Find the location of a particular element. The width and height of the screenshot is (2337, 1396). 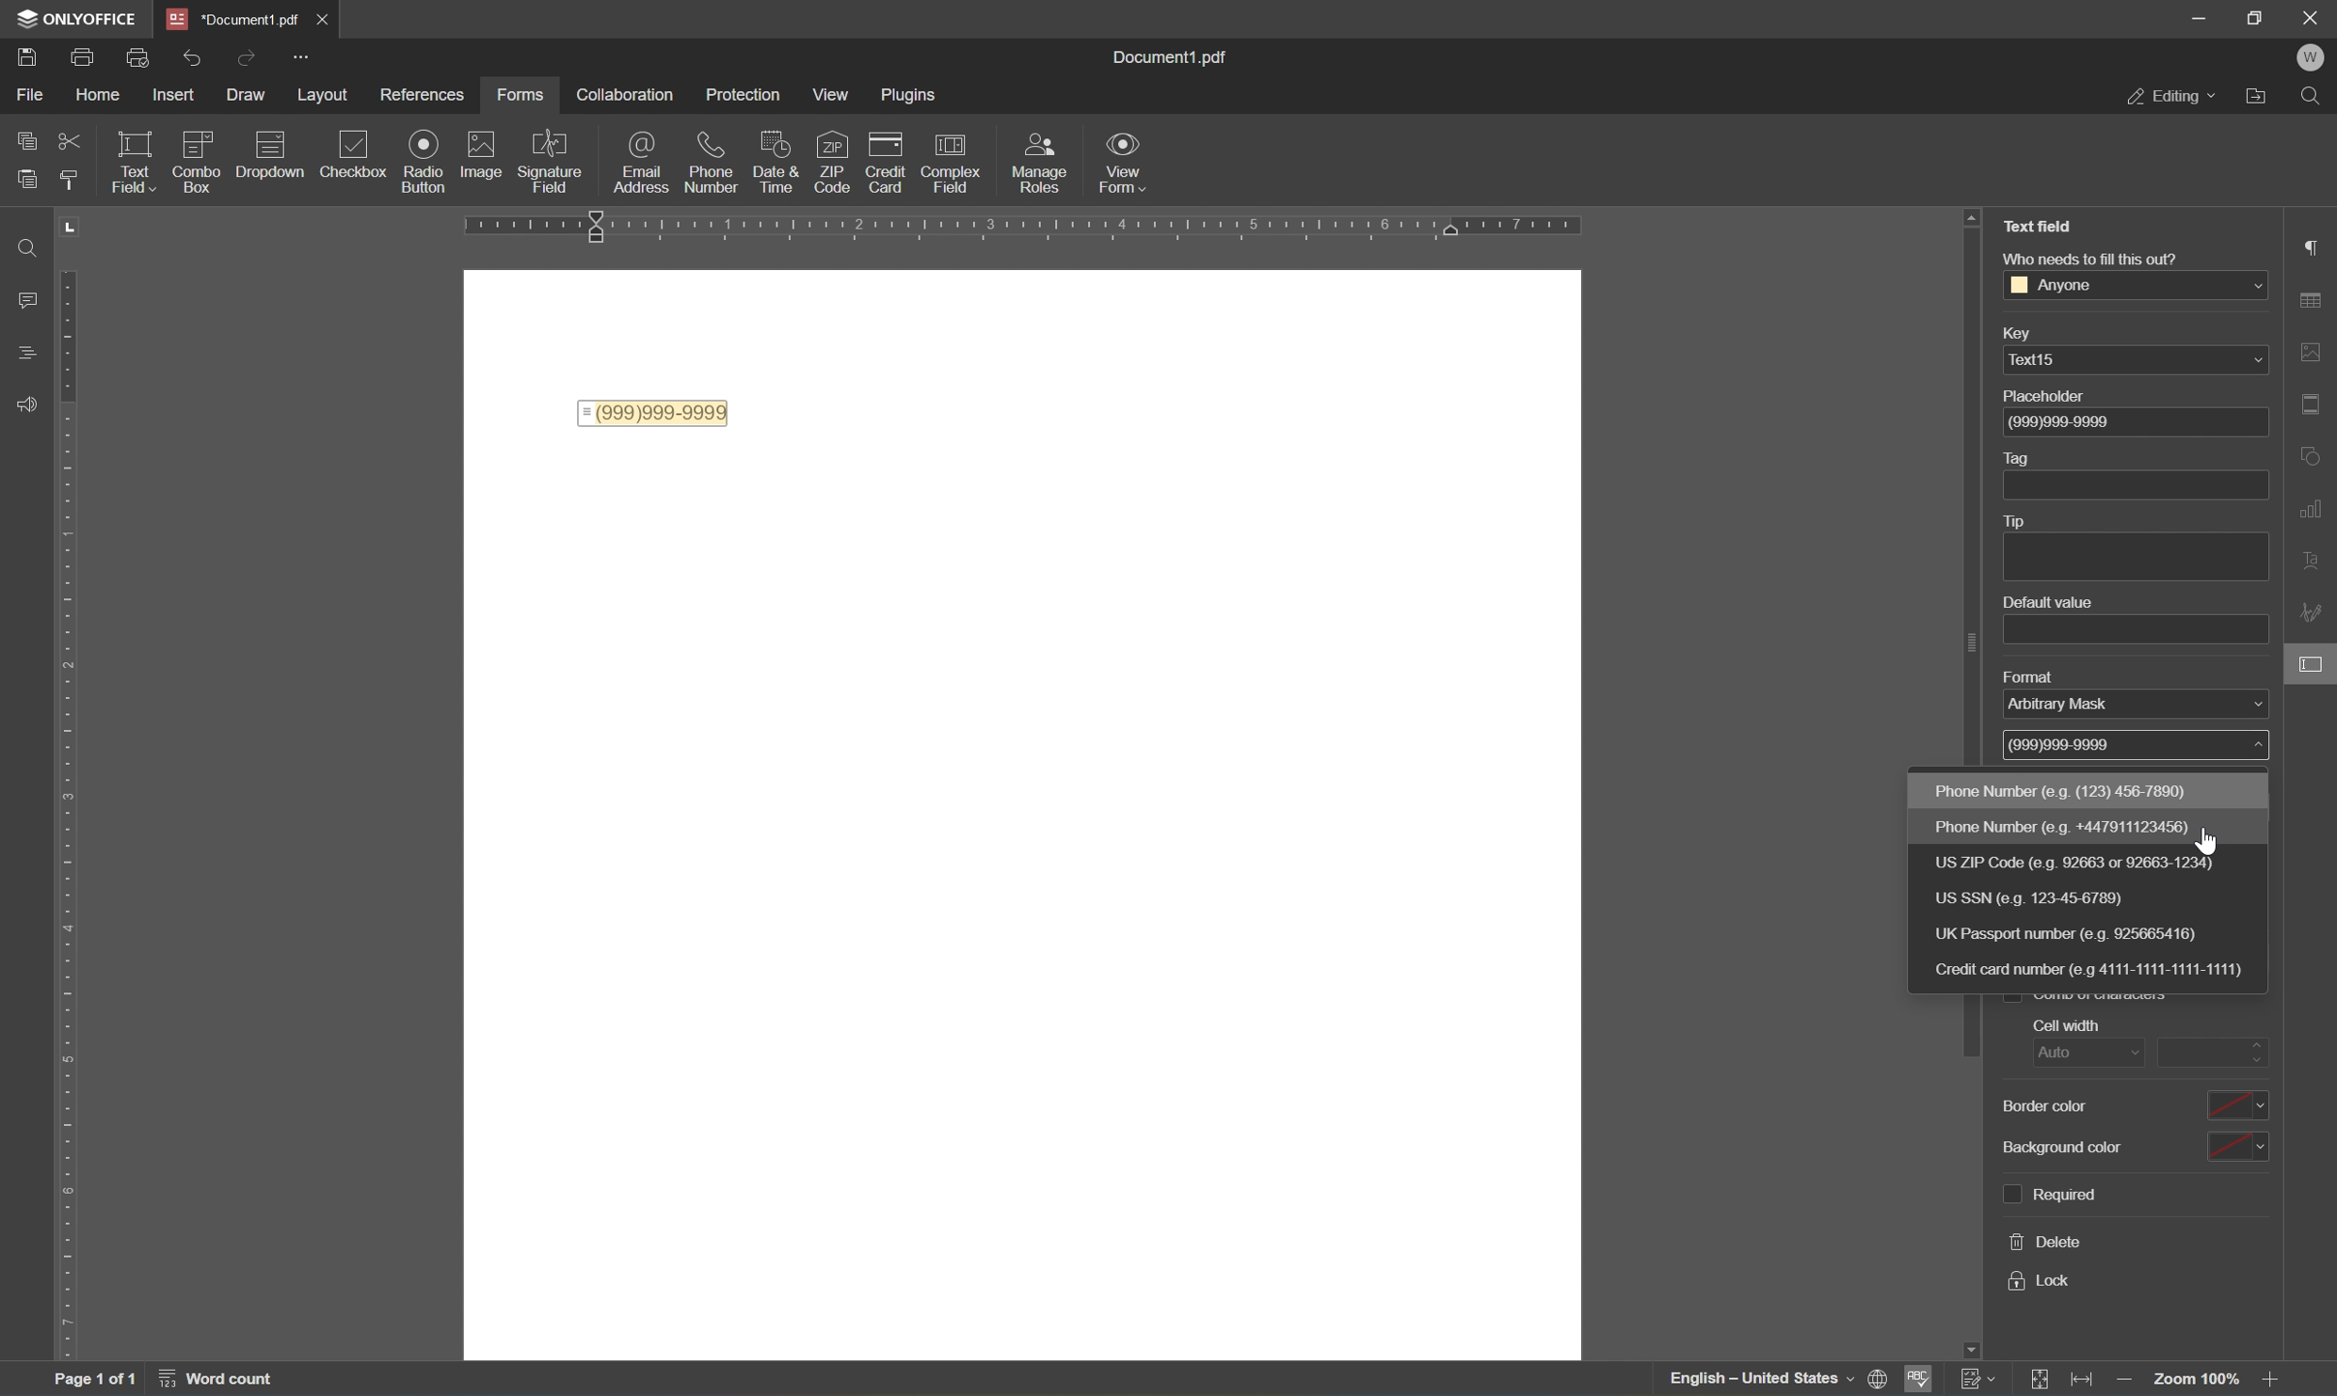

text field is located at coordinates (2035, 226).